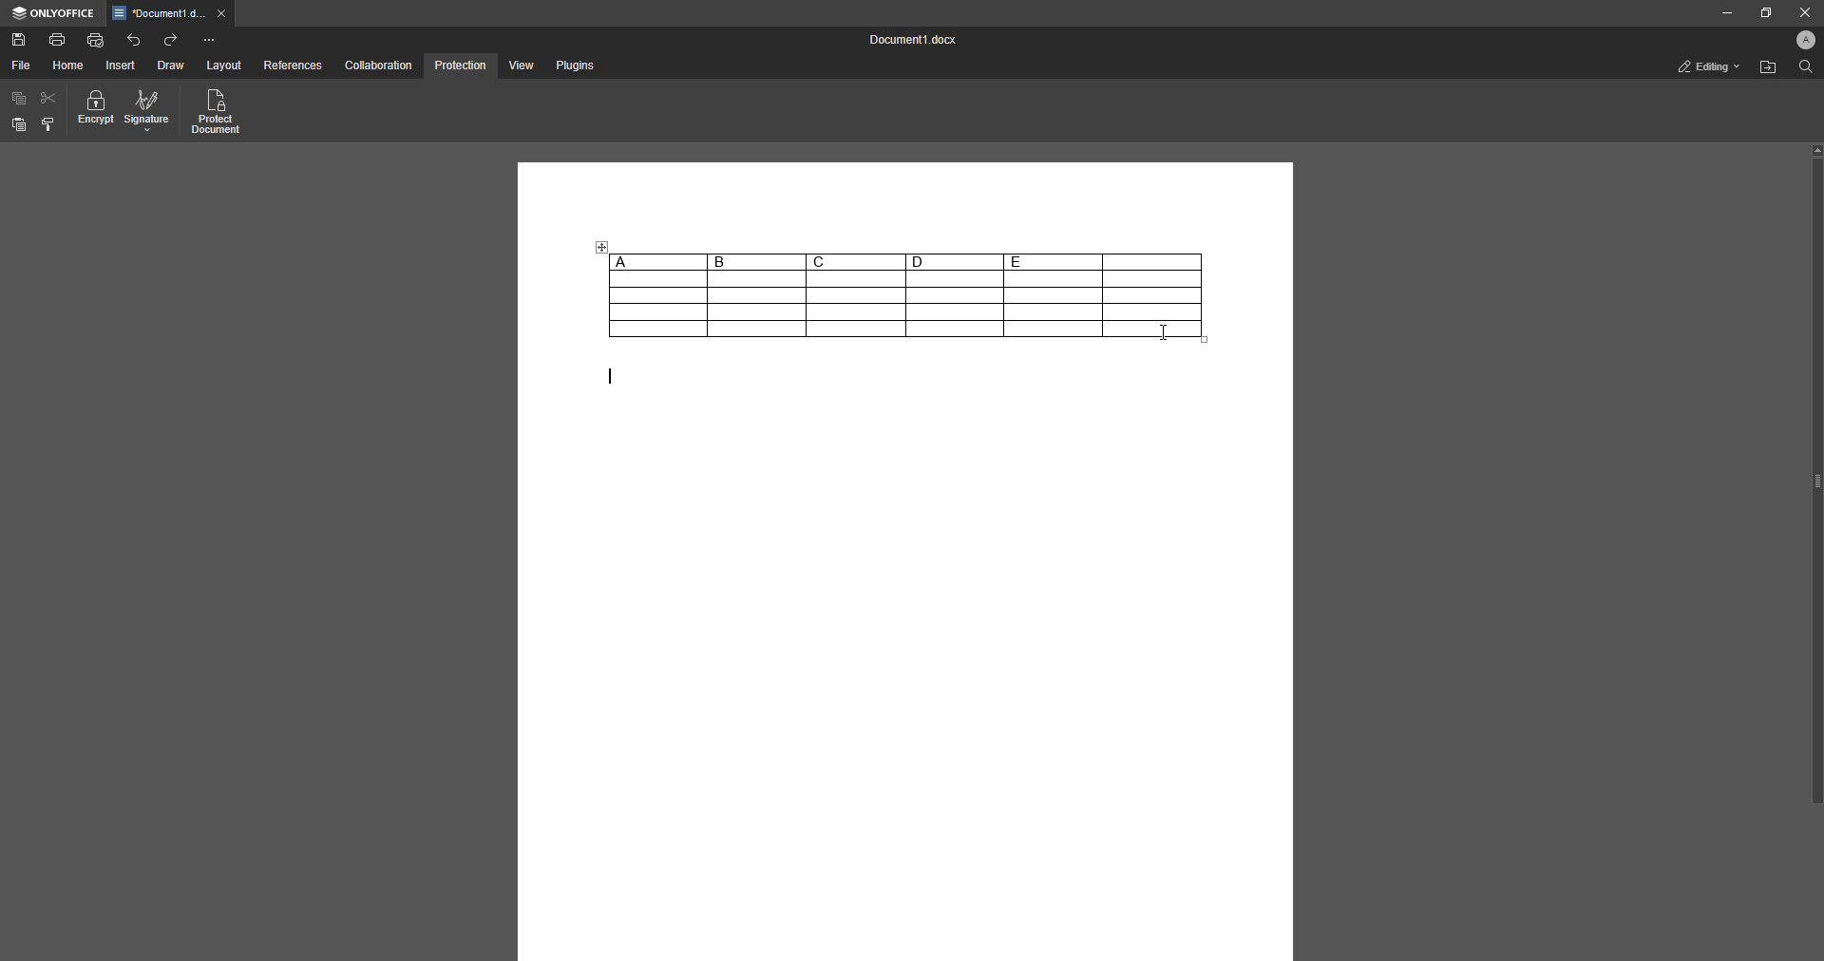 The image size is (1824, 961). I want to click on Document 1, so click(908, 42).